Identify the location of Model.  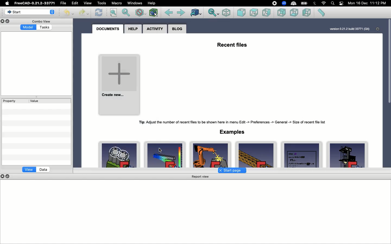
(29, 28).